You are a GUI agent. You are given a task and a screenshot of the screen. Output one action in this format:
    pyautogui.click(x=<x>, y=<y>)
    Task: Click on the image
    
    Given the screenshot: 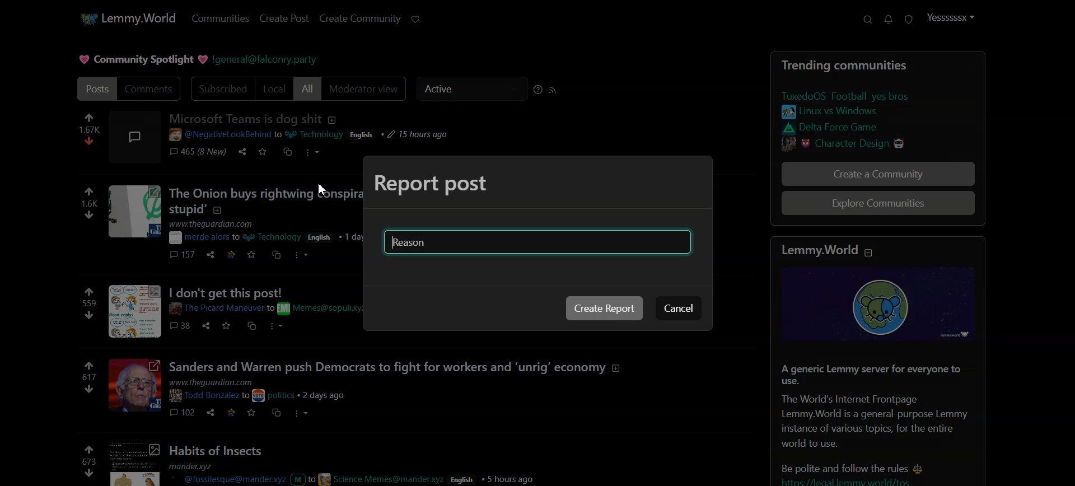 What is the action you would take?
    pyautogui.click(x=136, y=386)
    